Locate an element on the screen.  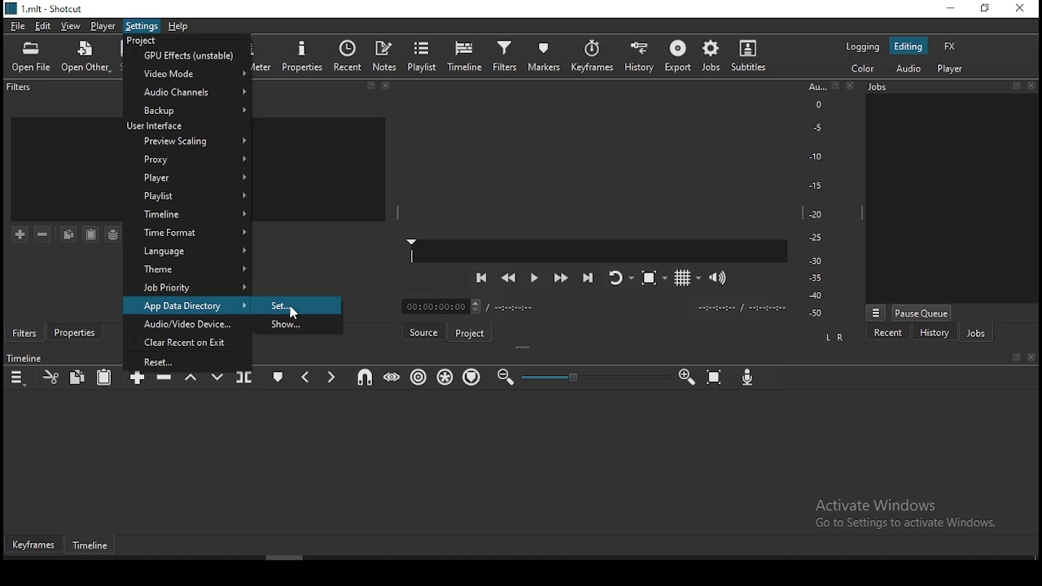
edit is located at coordinates (45, 27).